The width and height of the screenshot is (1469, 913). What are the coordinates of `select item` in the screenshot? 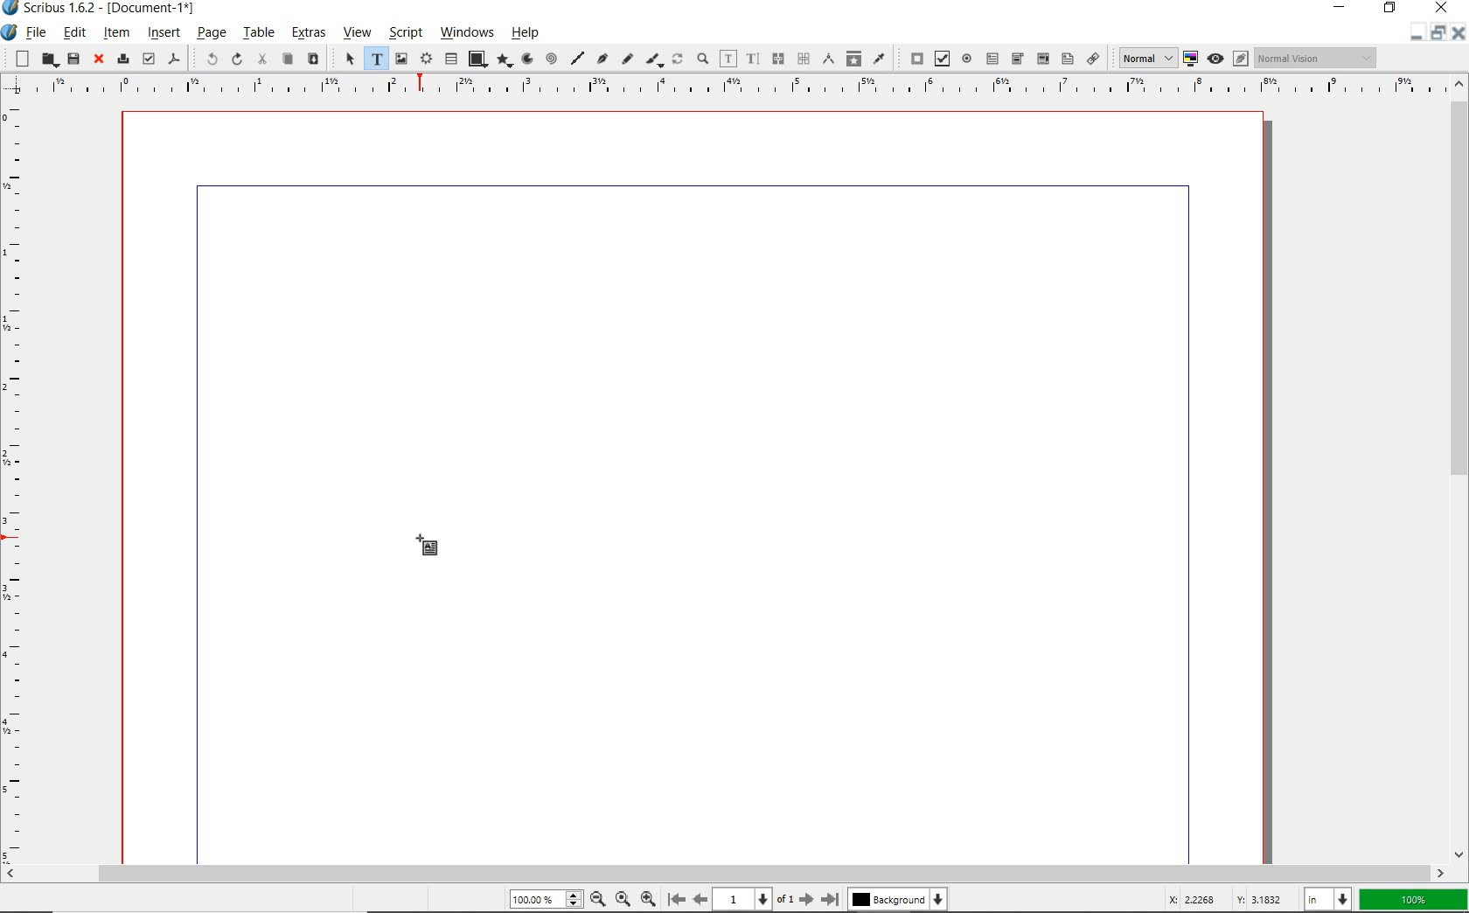 It's located at (348, 59).